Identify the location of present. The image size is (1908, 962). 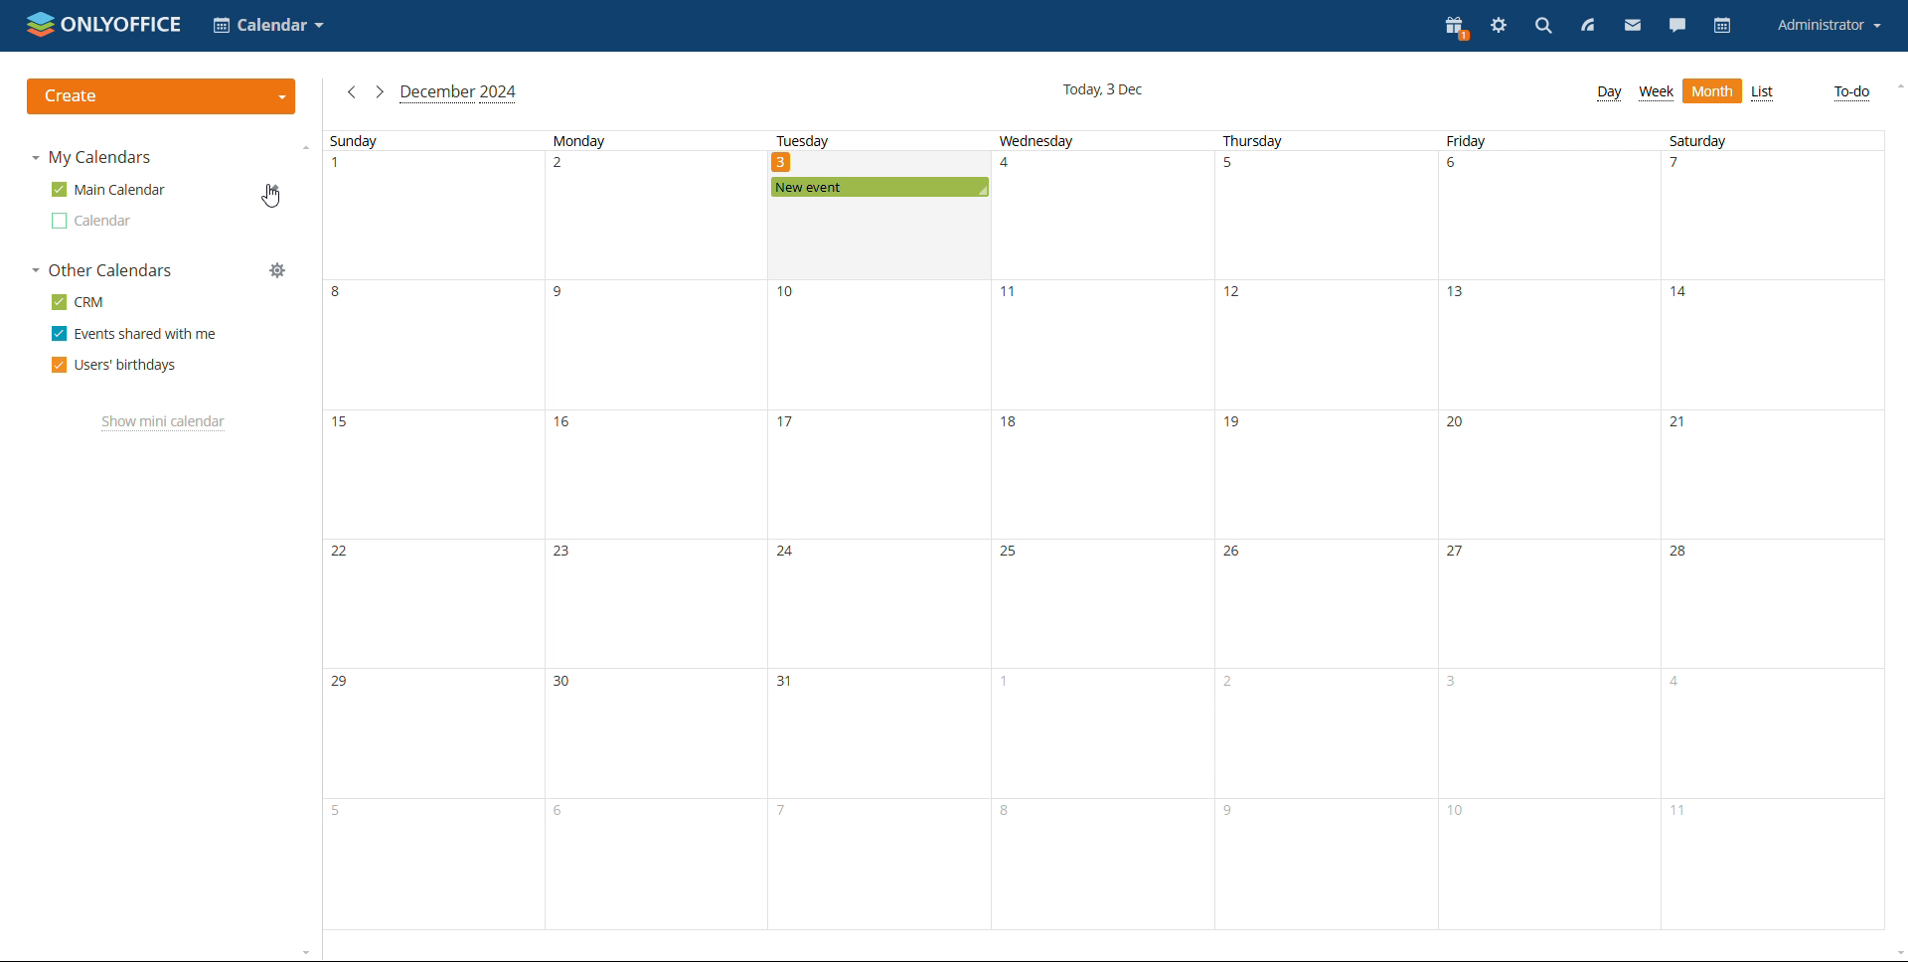
(1459, 27).